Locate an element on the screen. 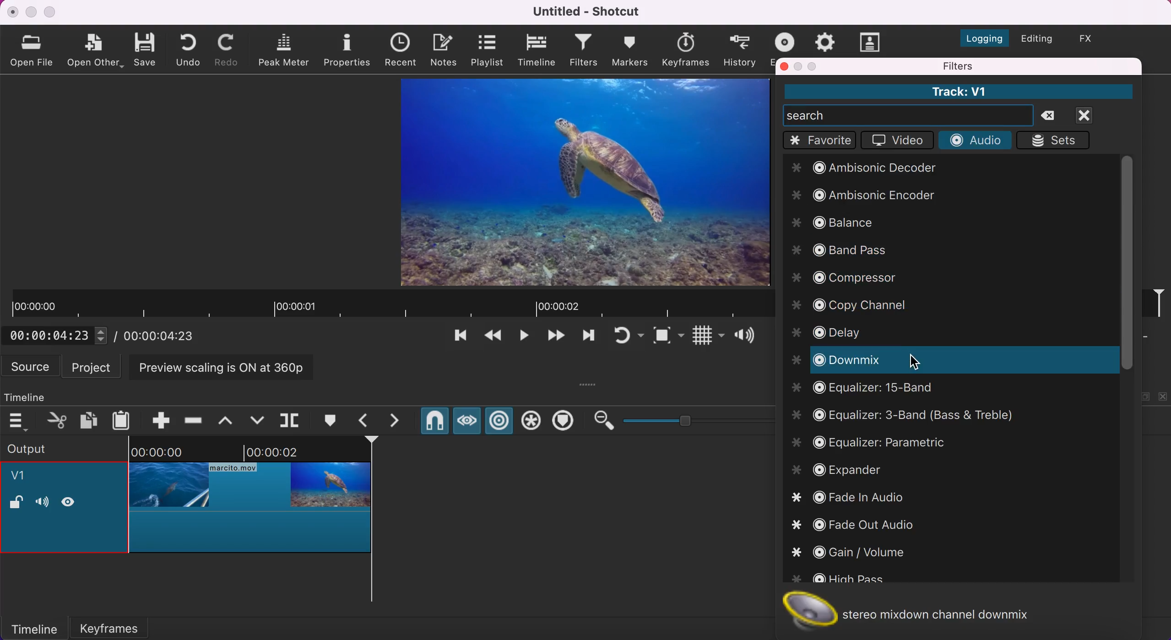 The width and height of the screenshot is (1171, 640). maximize is located at coordinates (814, 66).